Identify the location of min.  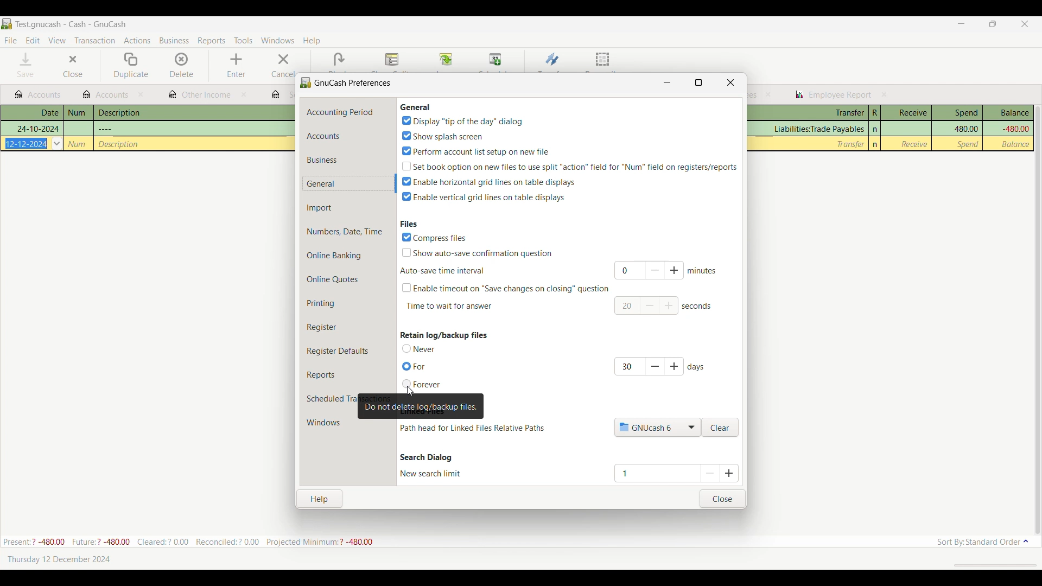
(703, 270).